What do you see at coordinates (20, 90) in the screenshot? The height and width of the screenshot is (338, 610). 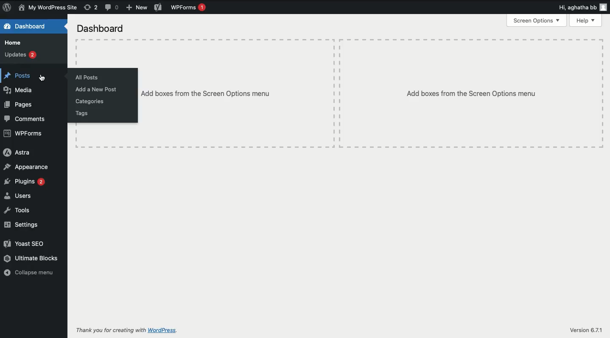 I see `Media` at bounding box center [20, 90].